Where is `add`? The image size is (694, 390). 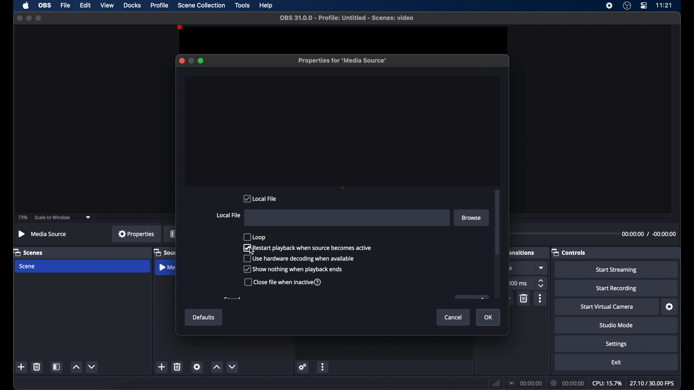
add is located at coordinates (22, 367).